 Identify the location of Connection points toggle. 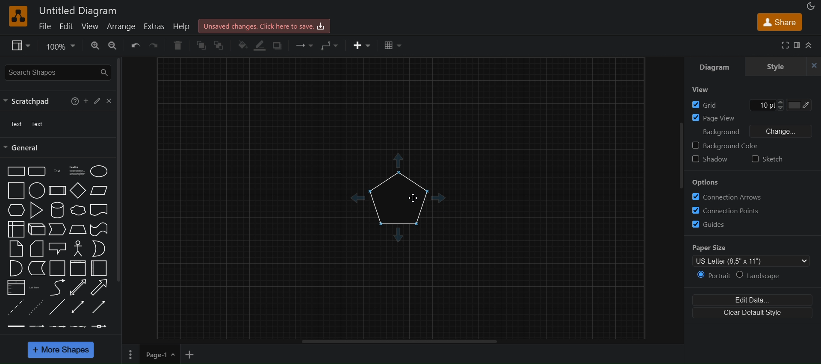
(725, 211).